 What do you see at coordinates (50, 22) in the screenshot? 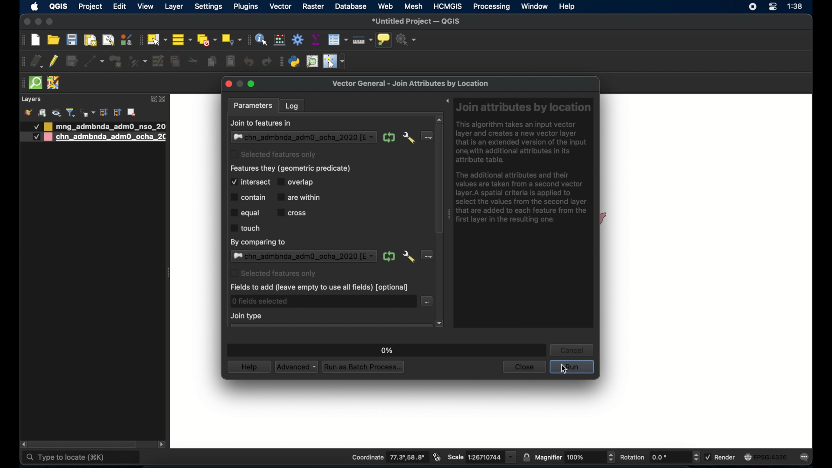
I see `maximize` at bounding box center [50, 22].